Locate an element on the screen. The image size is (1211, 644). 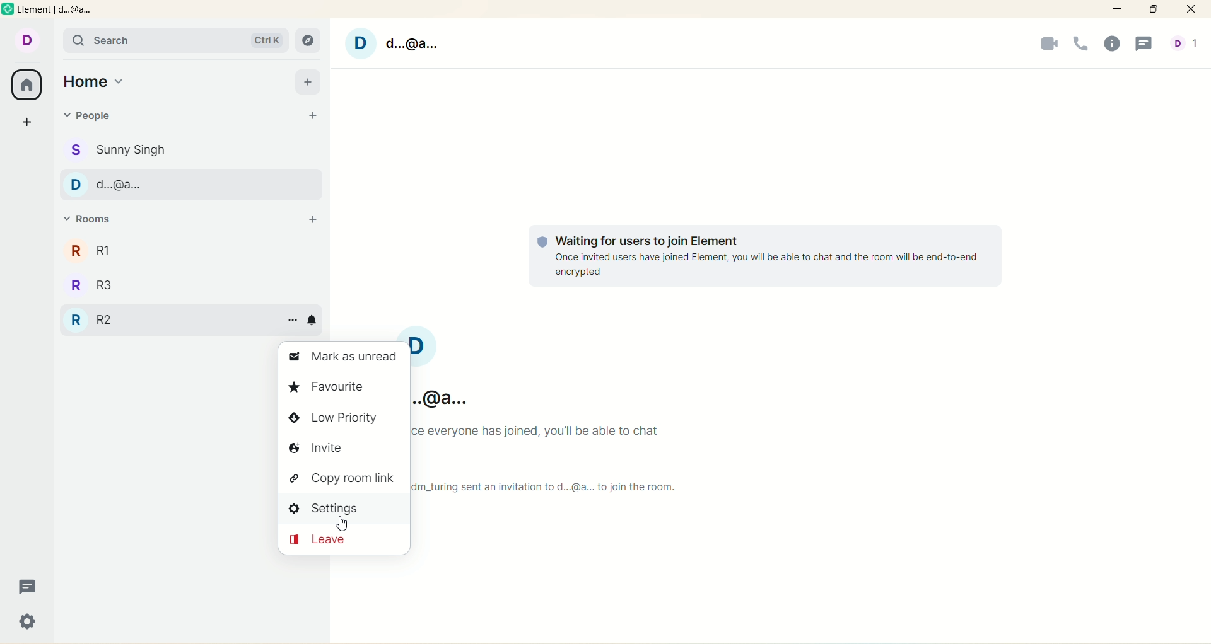
people is located at coordinates (88, 115).